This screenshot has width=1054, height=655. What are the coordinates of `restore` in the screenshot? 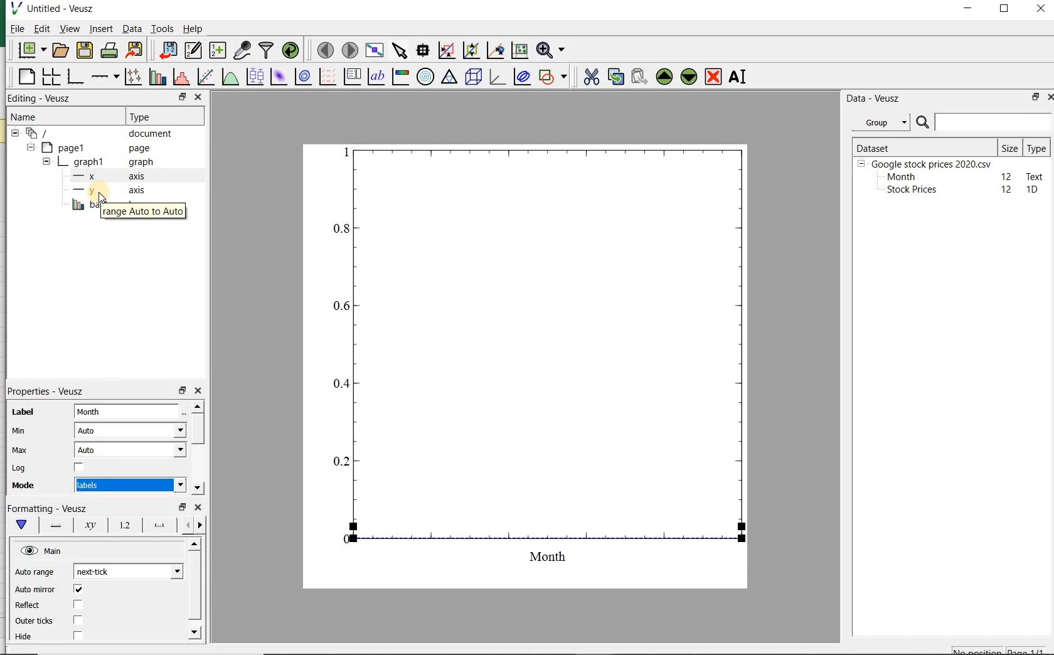 It's located at (1033, 98).